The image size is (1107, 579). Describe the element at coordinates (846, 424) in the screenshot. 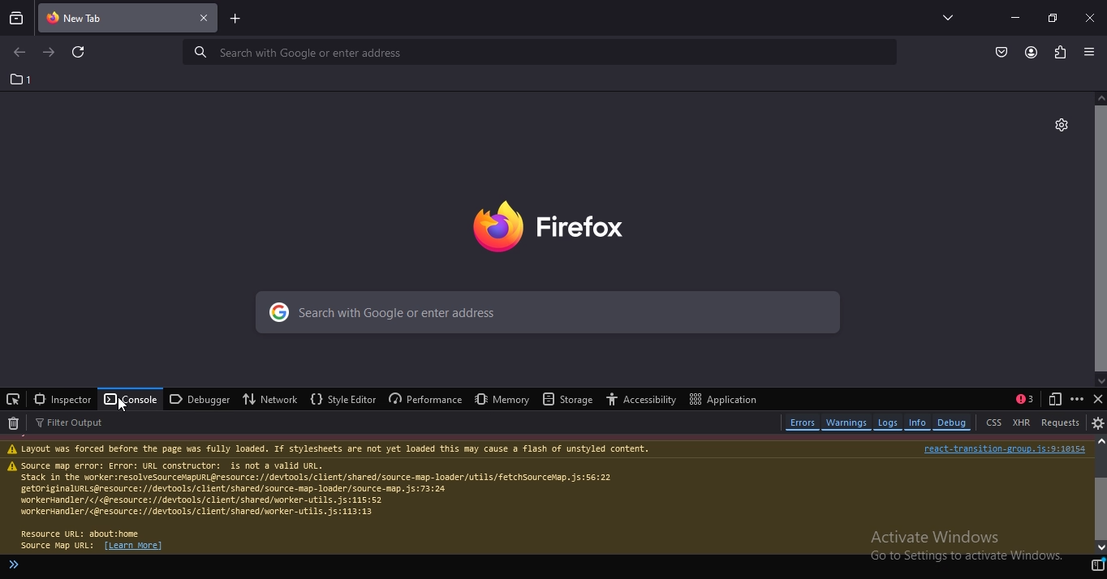

I see `warnings` at that location.